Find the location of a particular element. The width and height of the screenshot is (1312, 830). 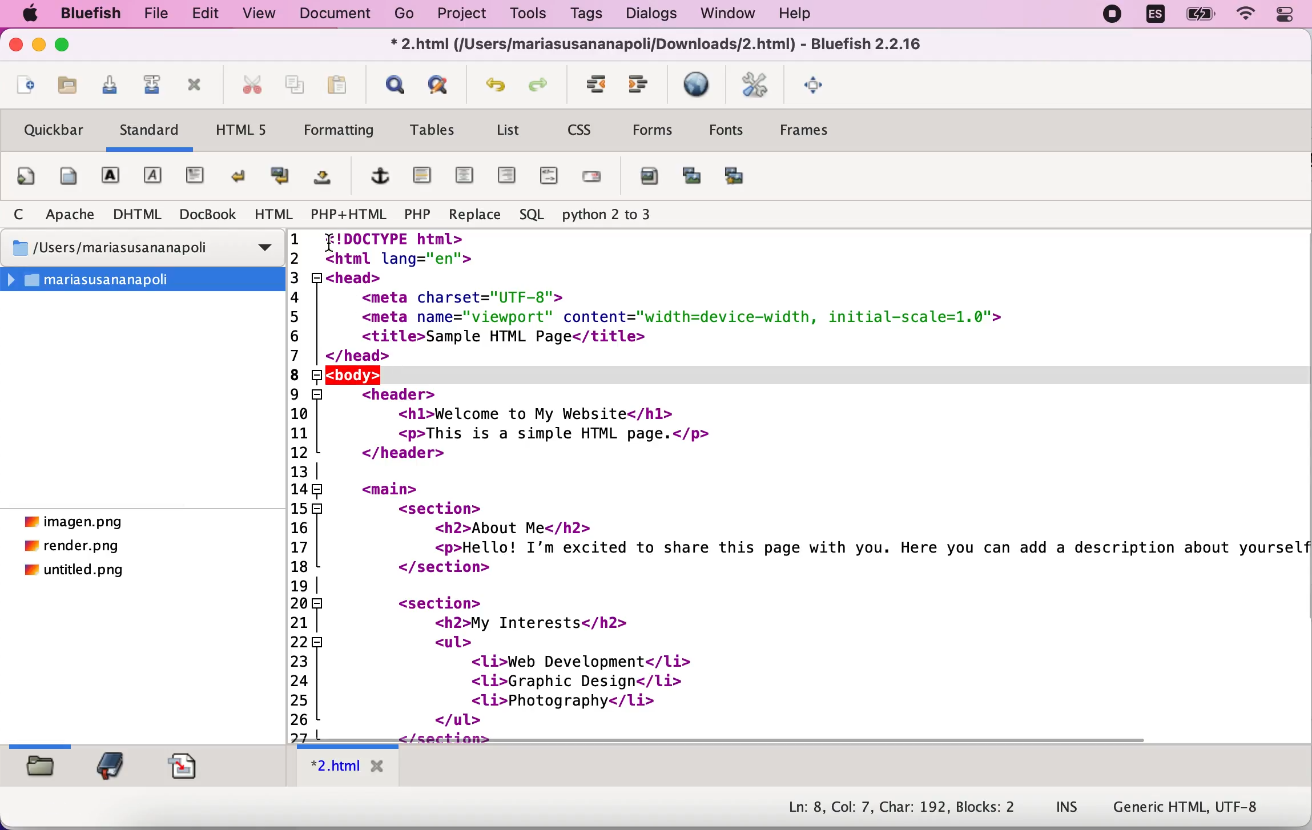

non breaking space is located at coordinates (321, 181).